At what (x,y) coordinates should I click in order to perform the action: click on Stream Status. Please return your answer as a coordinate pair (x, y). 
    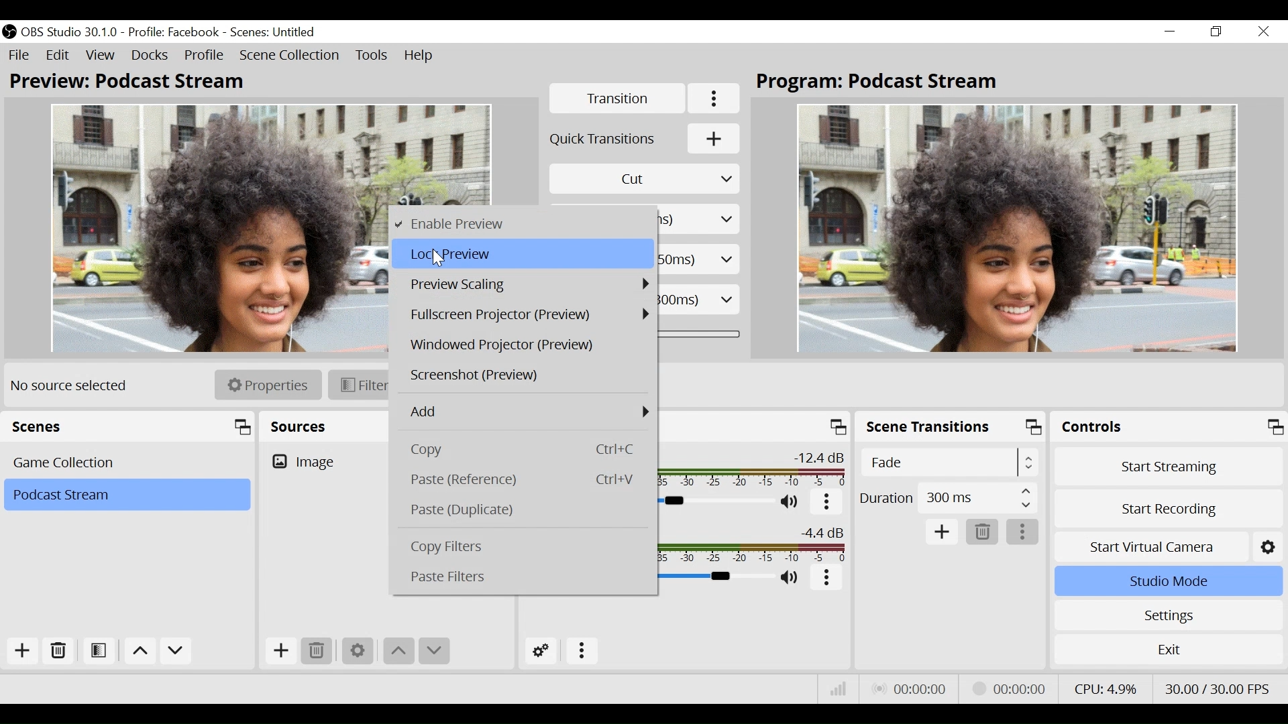
    Looking at the image, I should click on (1007, 688).